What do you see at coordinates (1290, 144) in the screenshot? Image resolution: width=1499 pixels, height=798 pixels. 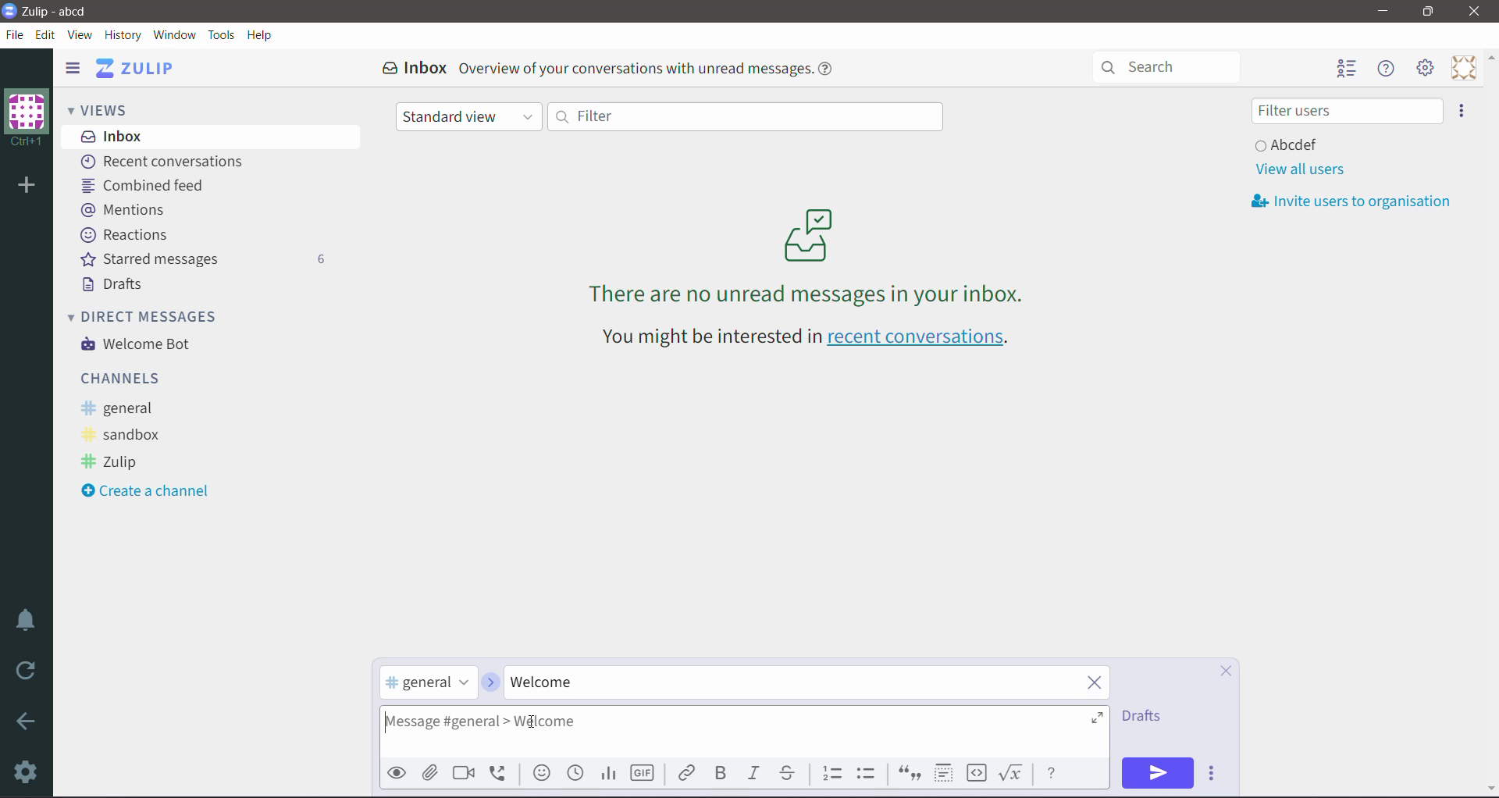 I see `User and Status` at bounding box center [1290, 144].